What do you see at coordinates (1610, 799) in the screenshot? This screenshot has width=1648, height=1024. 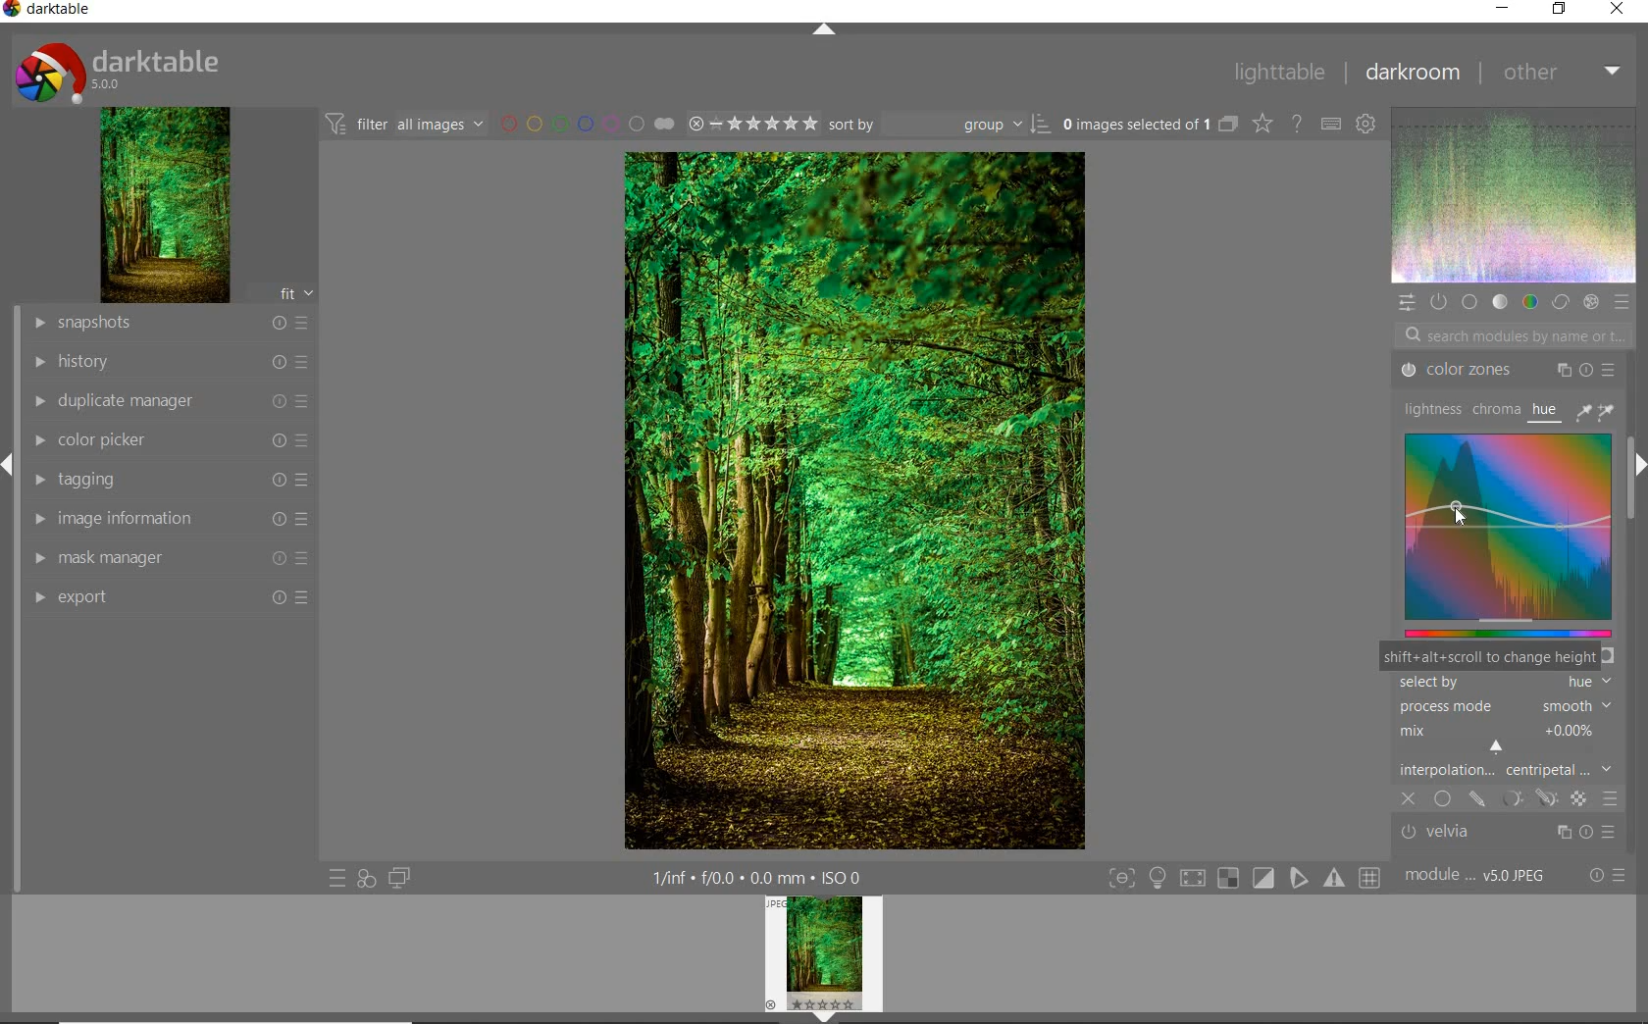 I see `blending options` at bounding box center [1610, 799].